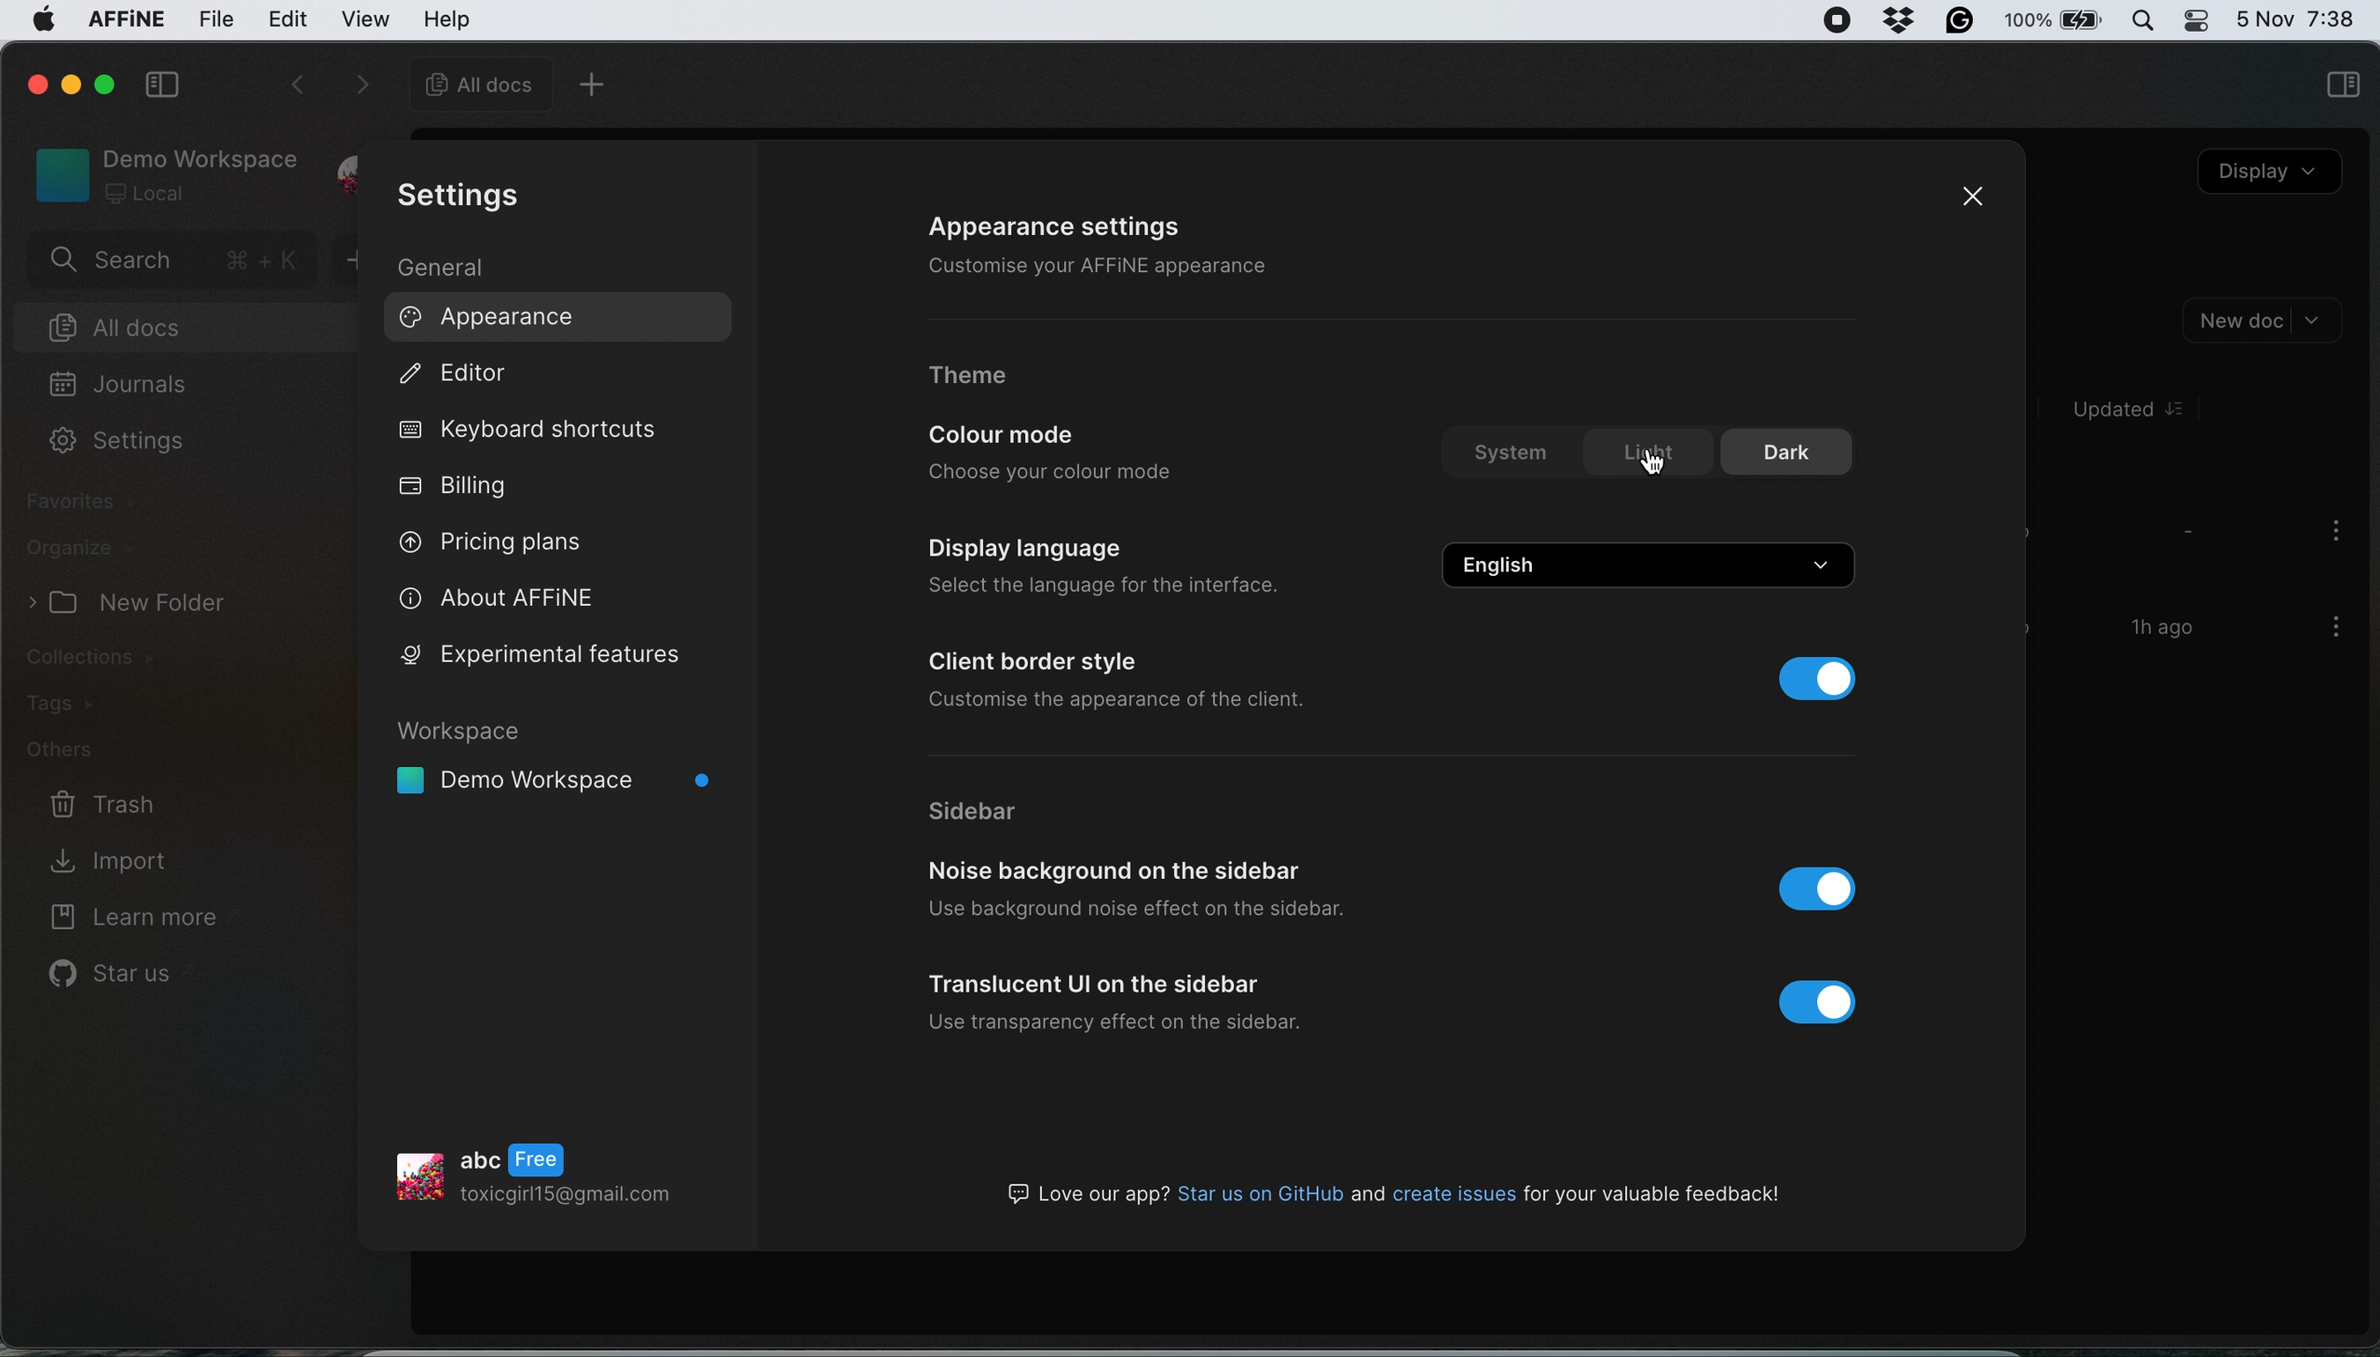 This screenshot has width=2380, height=1357. What do you see at coordinates (1140, 268) in the screenshot?
I see `customise your affine appearance` at bounding box center [1140, 268].